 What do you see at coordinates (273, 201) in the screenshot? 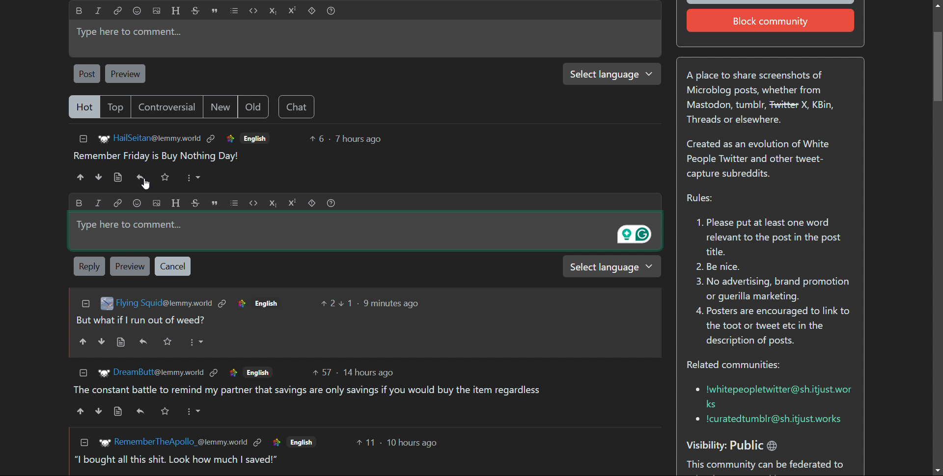
I see `subscript` at bounding box center [273, 201].